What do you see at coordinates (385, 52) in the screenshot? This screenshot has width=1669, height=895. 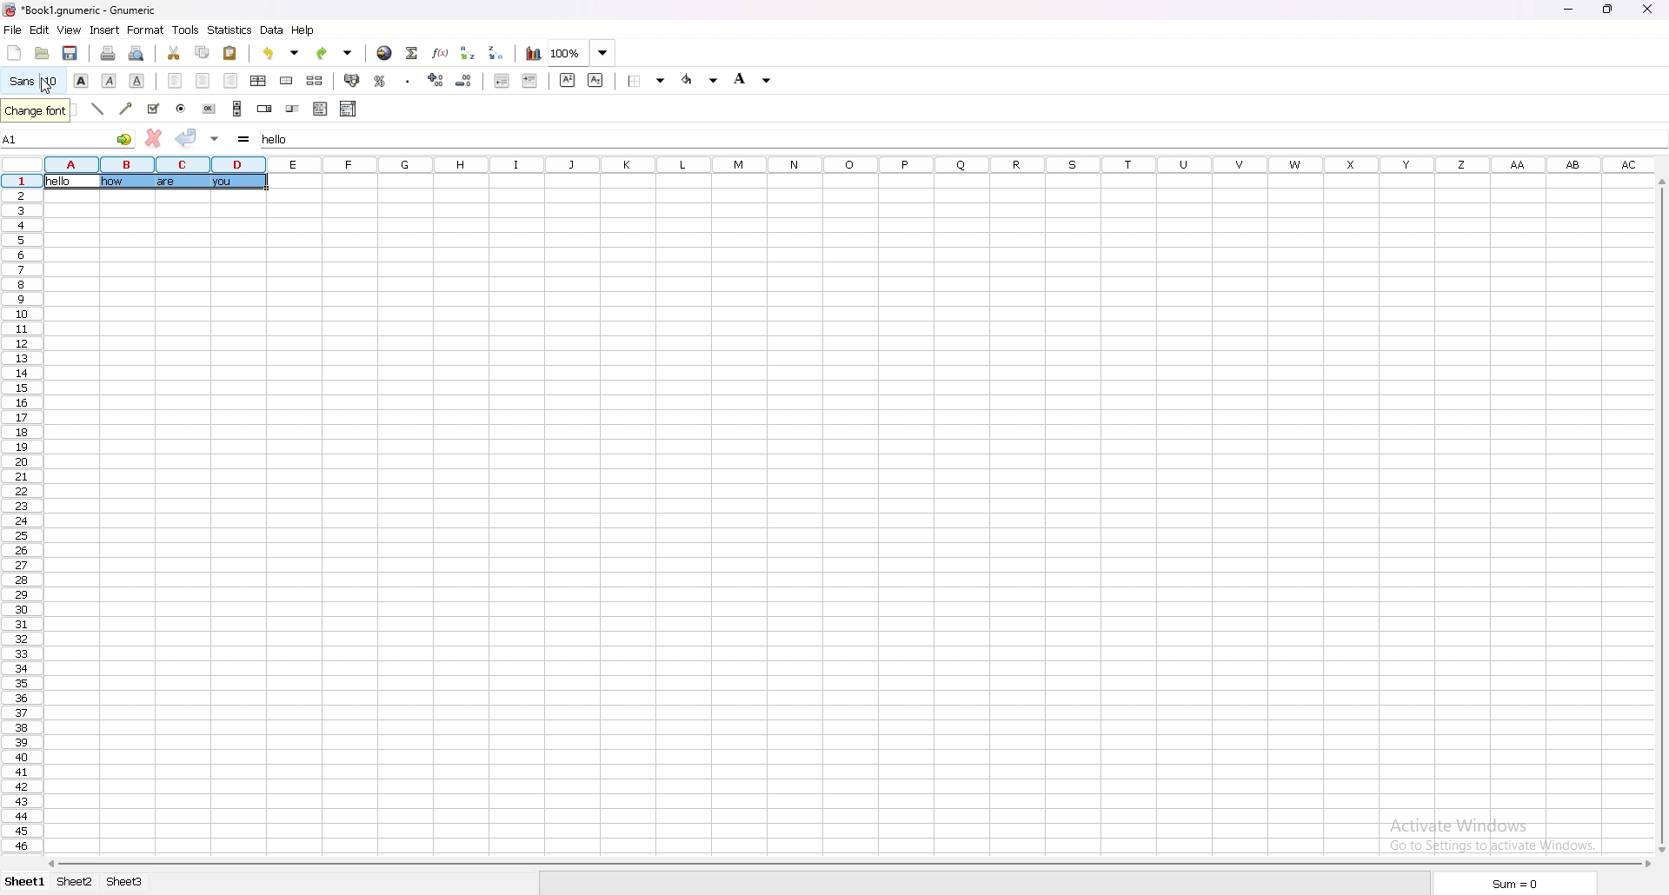 I see `hyperlink` at bounding box center [385, 52].